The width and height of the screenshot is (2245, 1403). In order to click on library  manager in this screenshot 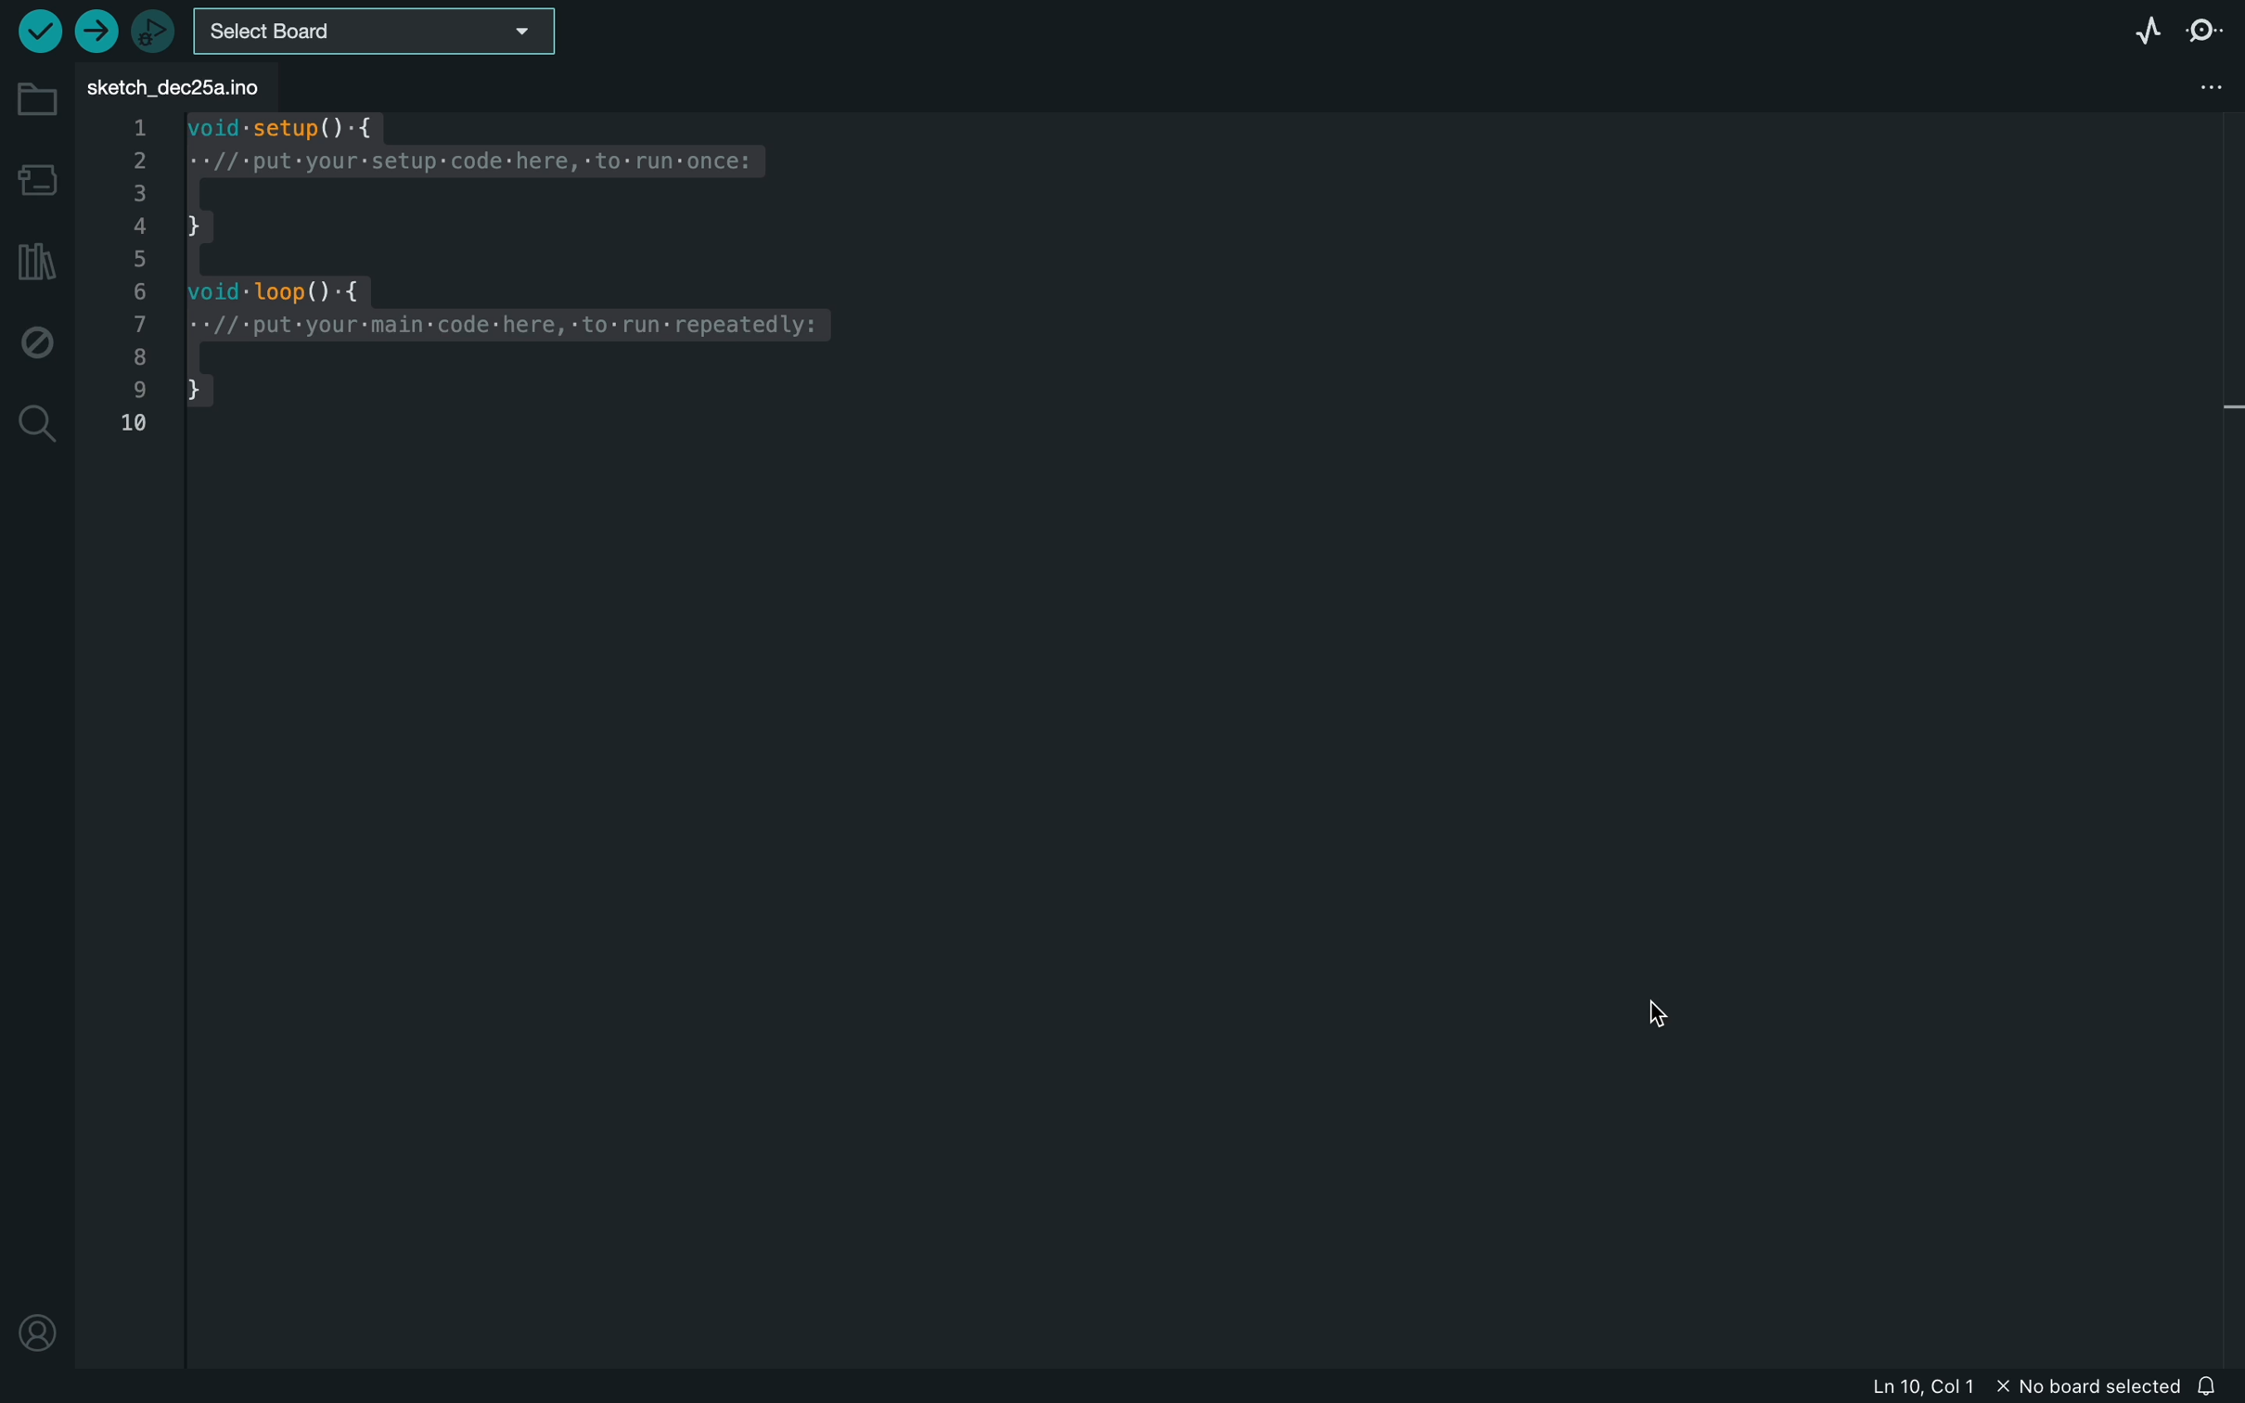, I will do `click(37, 264)`.